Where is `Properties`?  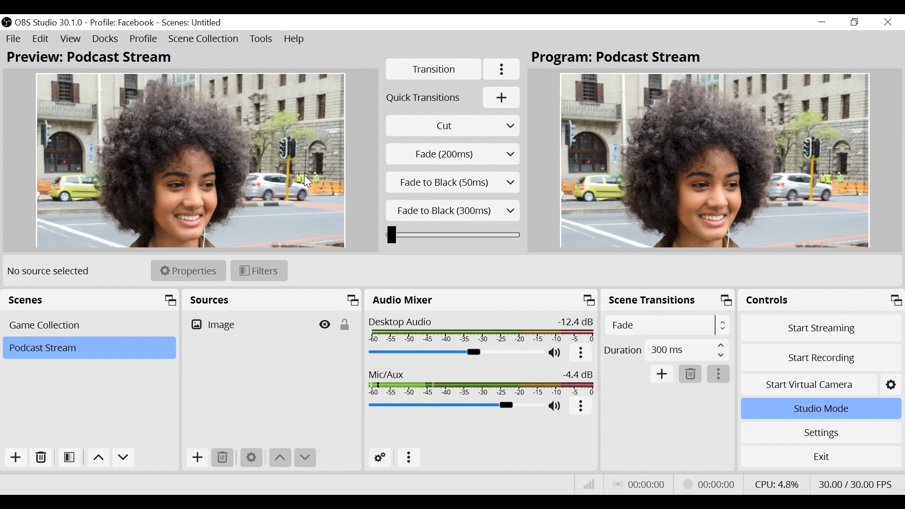
Properties is located at coordinates (189, 271).